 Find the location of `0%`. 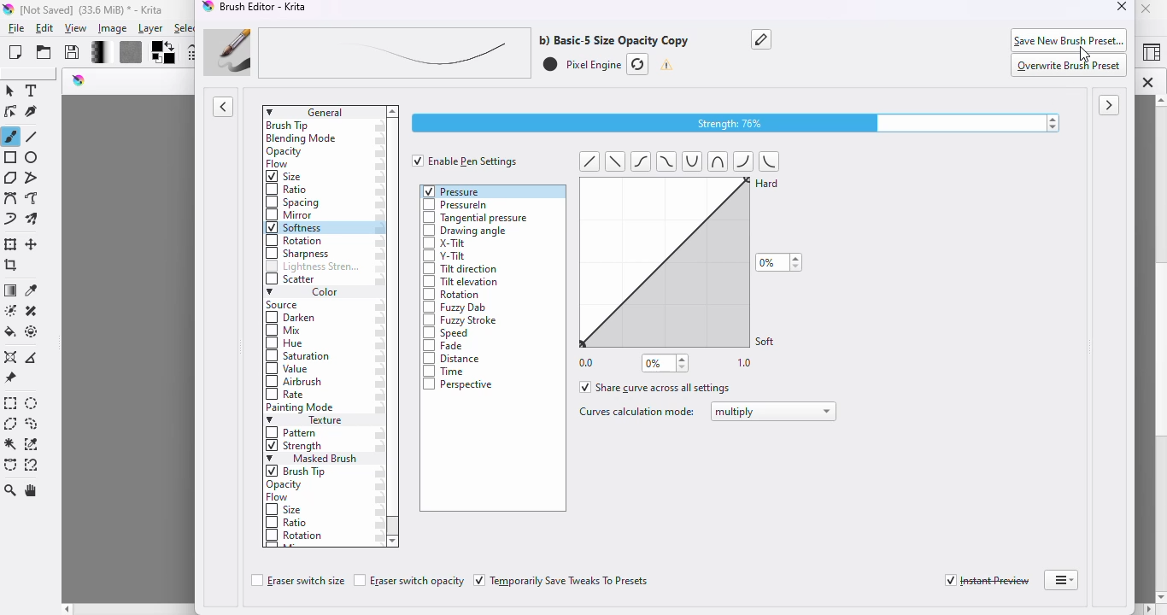

0% is located at coordinates (666, 363).